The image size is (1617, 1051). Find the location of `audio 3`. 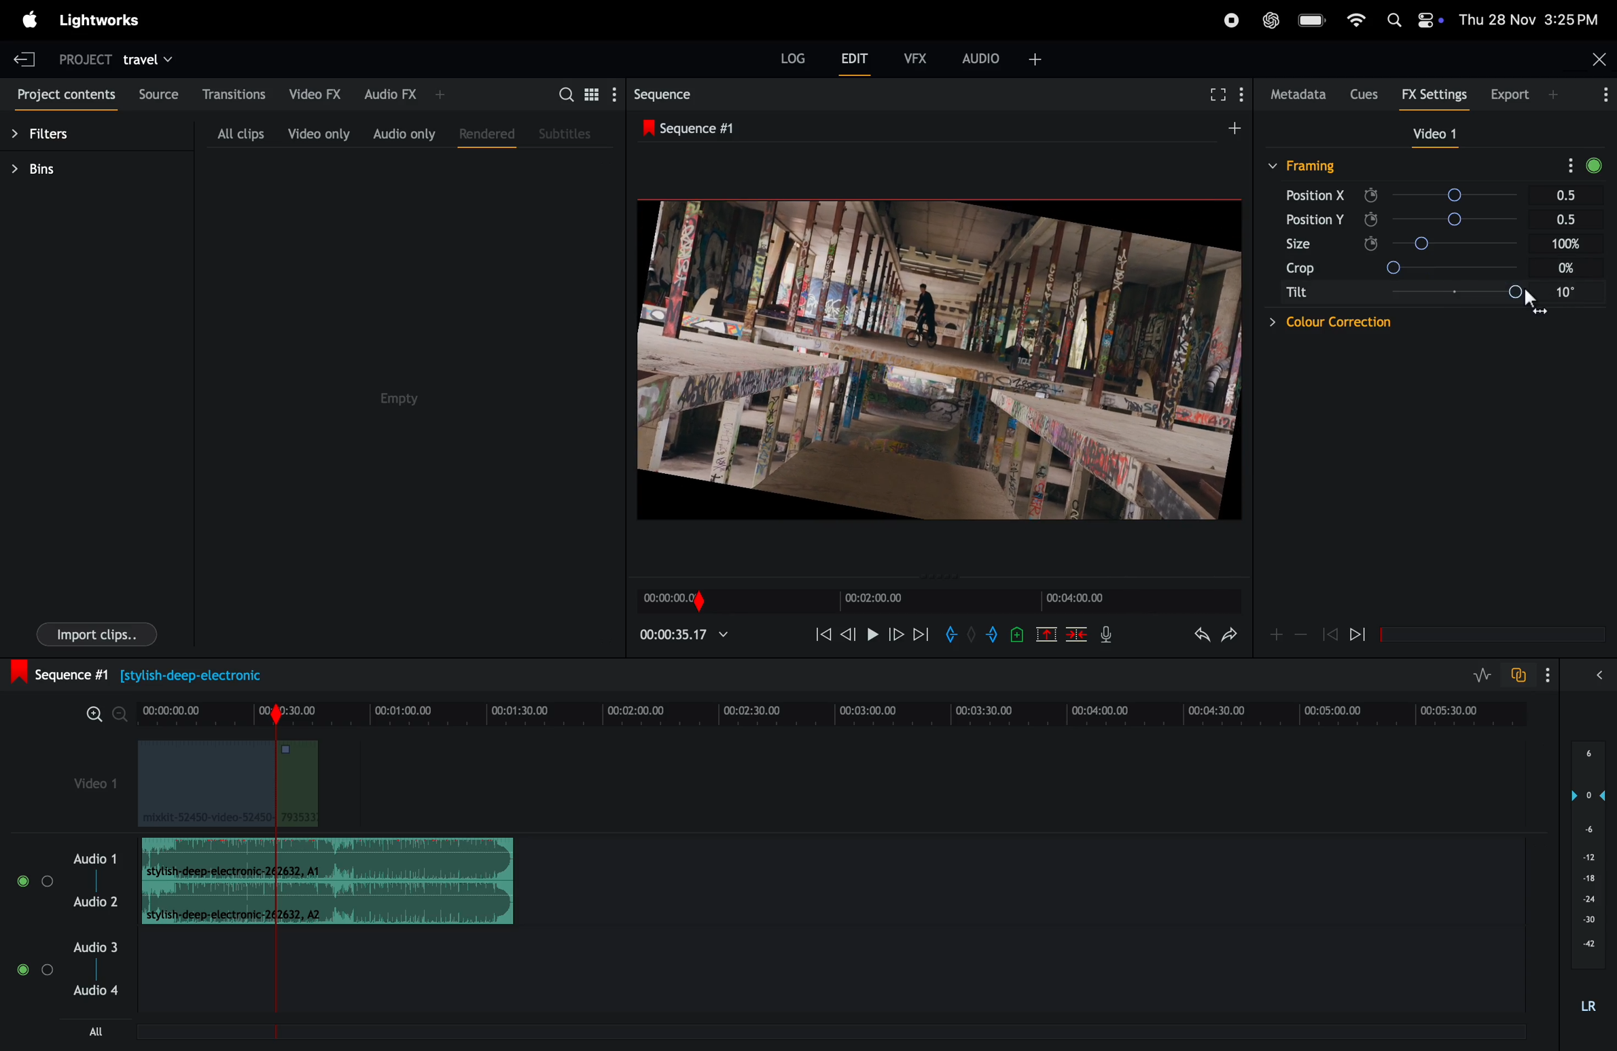

audio 3 is located at coordinates (67, 949).